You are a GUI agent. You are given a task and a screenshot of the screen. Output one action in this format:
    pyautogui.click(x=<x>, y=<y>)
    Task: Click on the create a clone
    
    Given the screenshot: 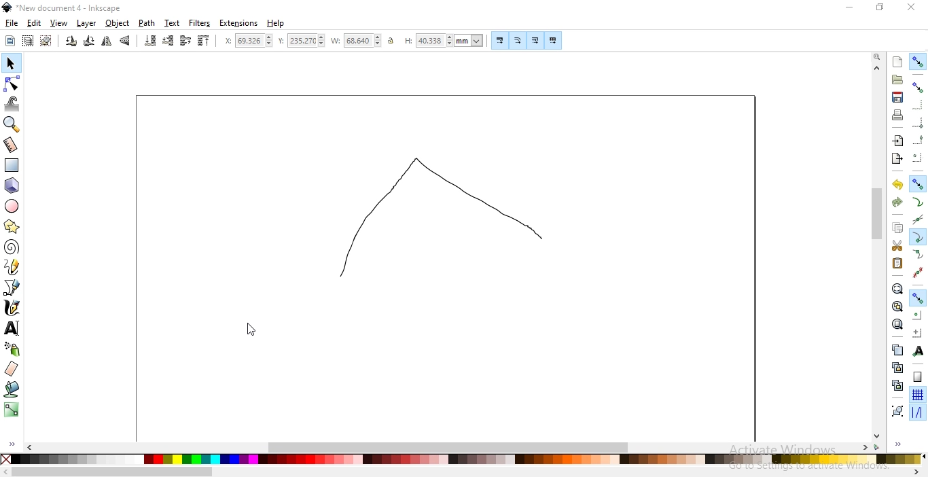 What is the action you would take?
    pyautogui.click(x=897, y=367)
    